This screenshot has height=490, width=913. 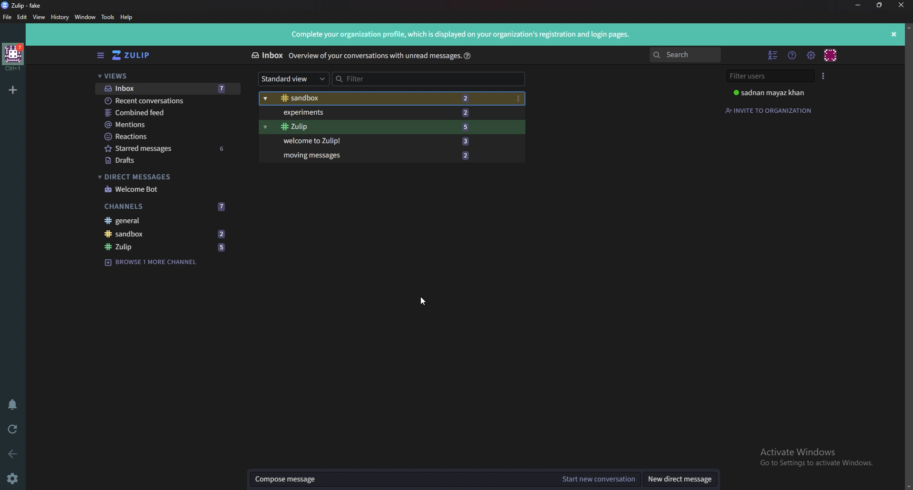 What do you see at coordinates (167, 89) in the screenshot?
I see `Inbox` at bounding box center [167, 89].